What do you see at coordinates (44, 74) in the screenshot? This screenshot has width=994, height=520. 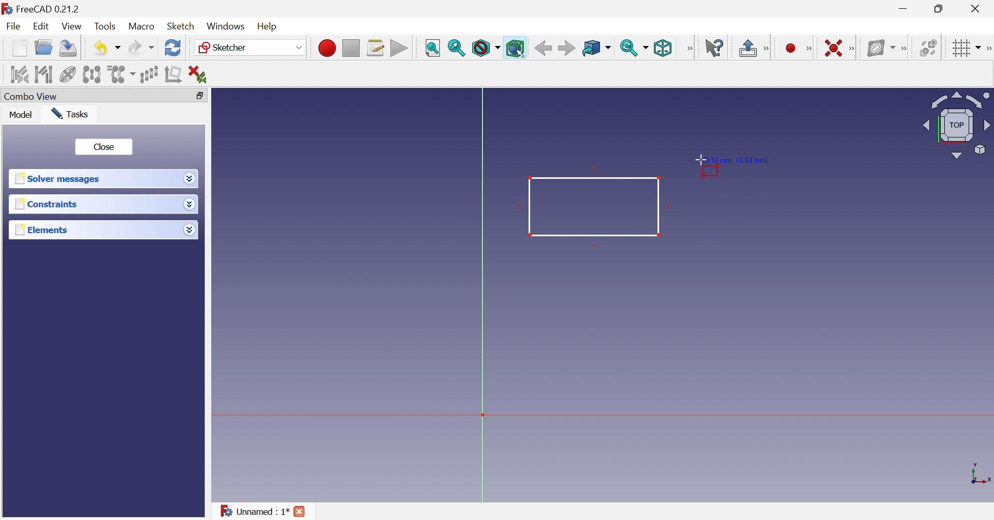 I see `Select associated geometry` at bounding box center [44, 74].